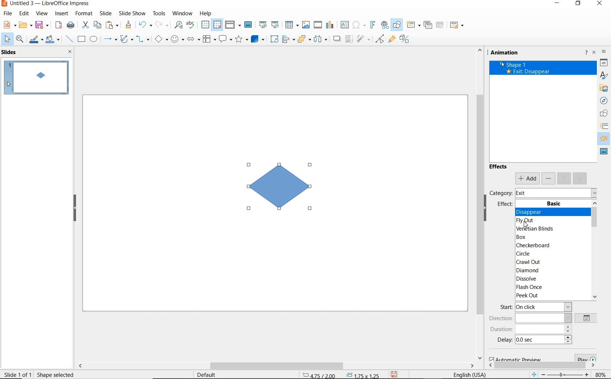 The width and height of the screenshot is (611, 379). What do you see at coordinates (604, 52) in the screenshot?
I see `sidebar settings` at bounding box center [604, 52].